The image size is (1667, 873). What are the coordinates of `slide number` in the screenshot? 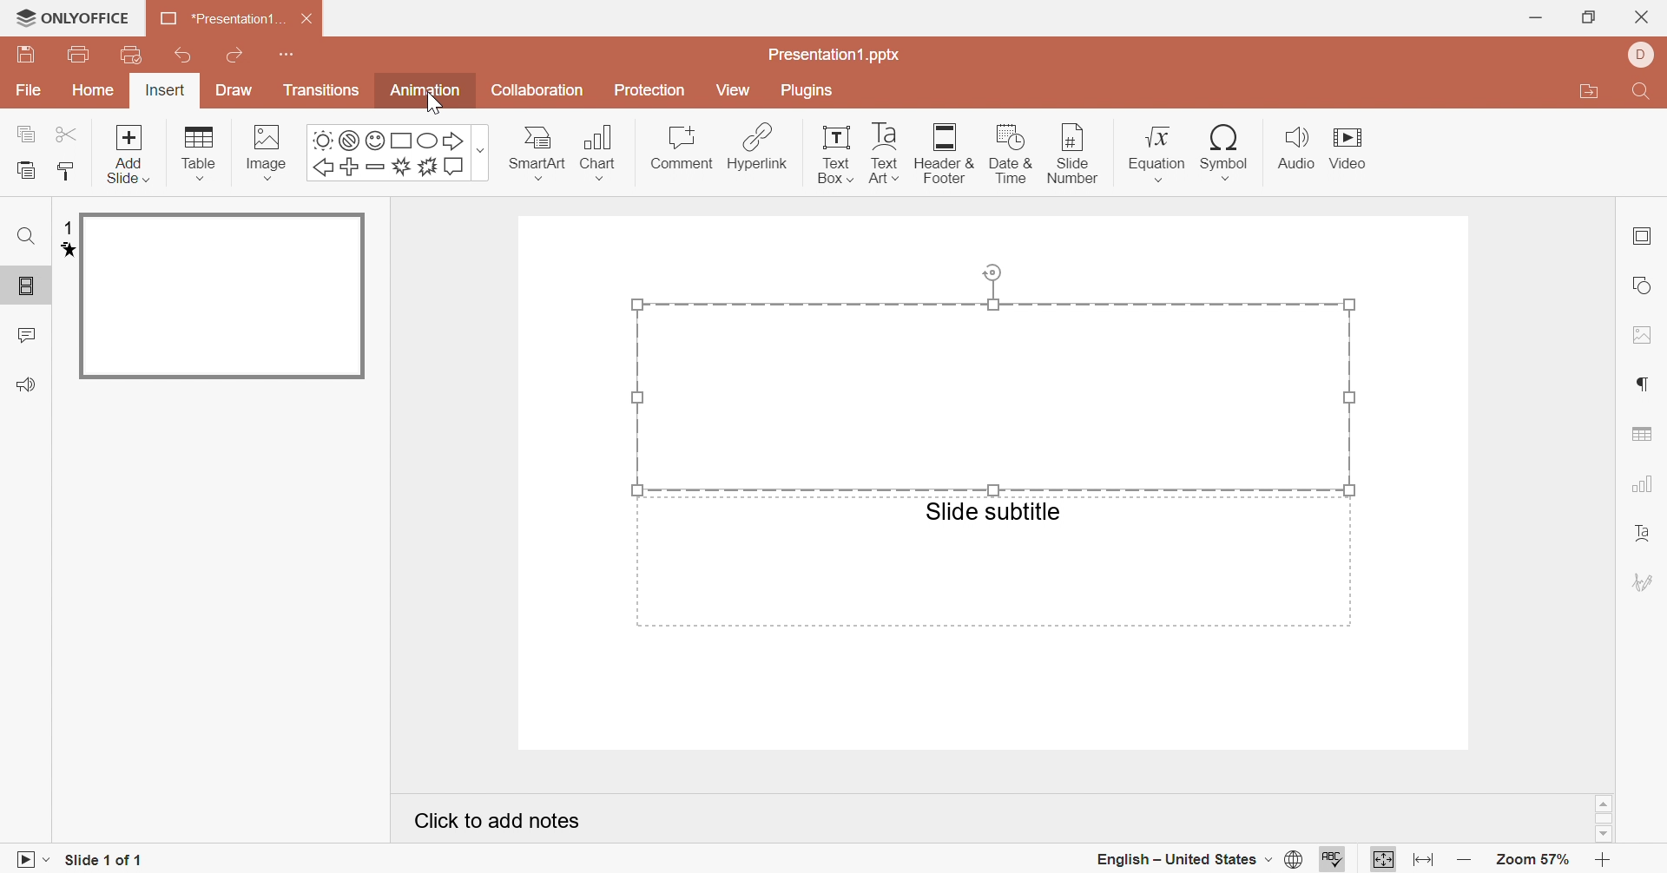 It's located at (1076, 154).